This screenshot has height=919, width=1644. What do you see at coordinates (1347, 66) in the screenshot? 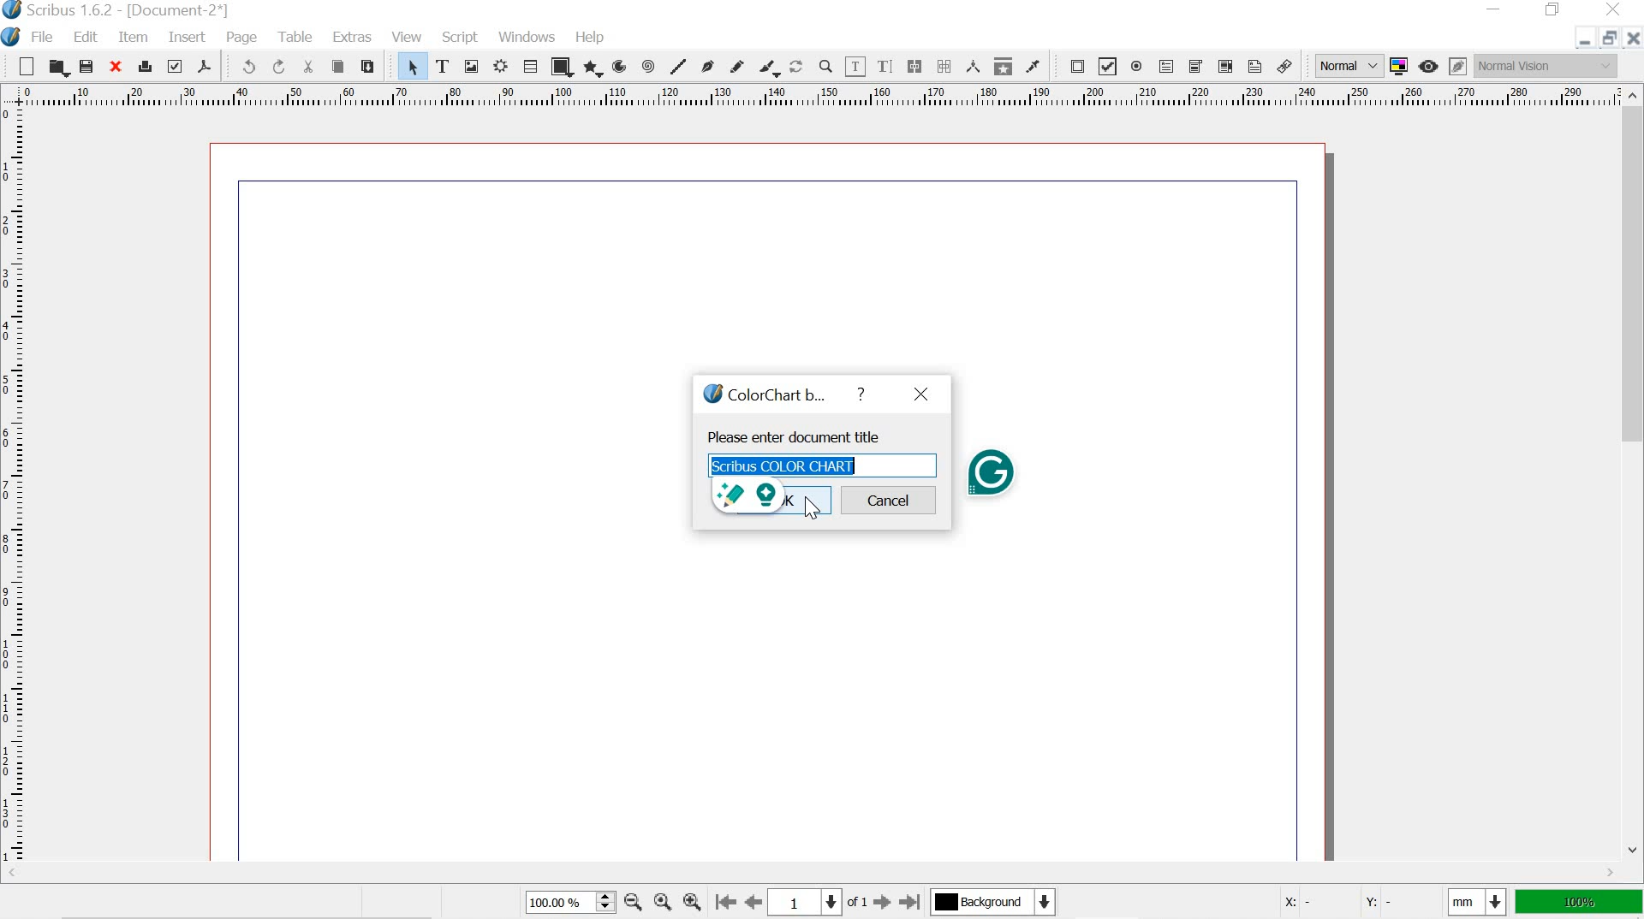
I see `Normal` at bounding box center [1347, 66].